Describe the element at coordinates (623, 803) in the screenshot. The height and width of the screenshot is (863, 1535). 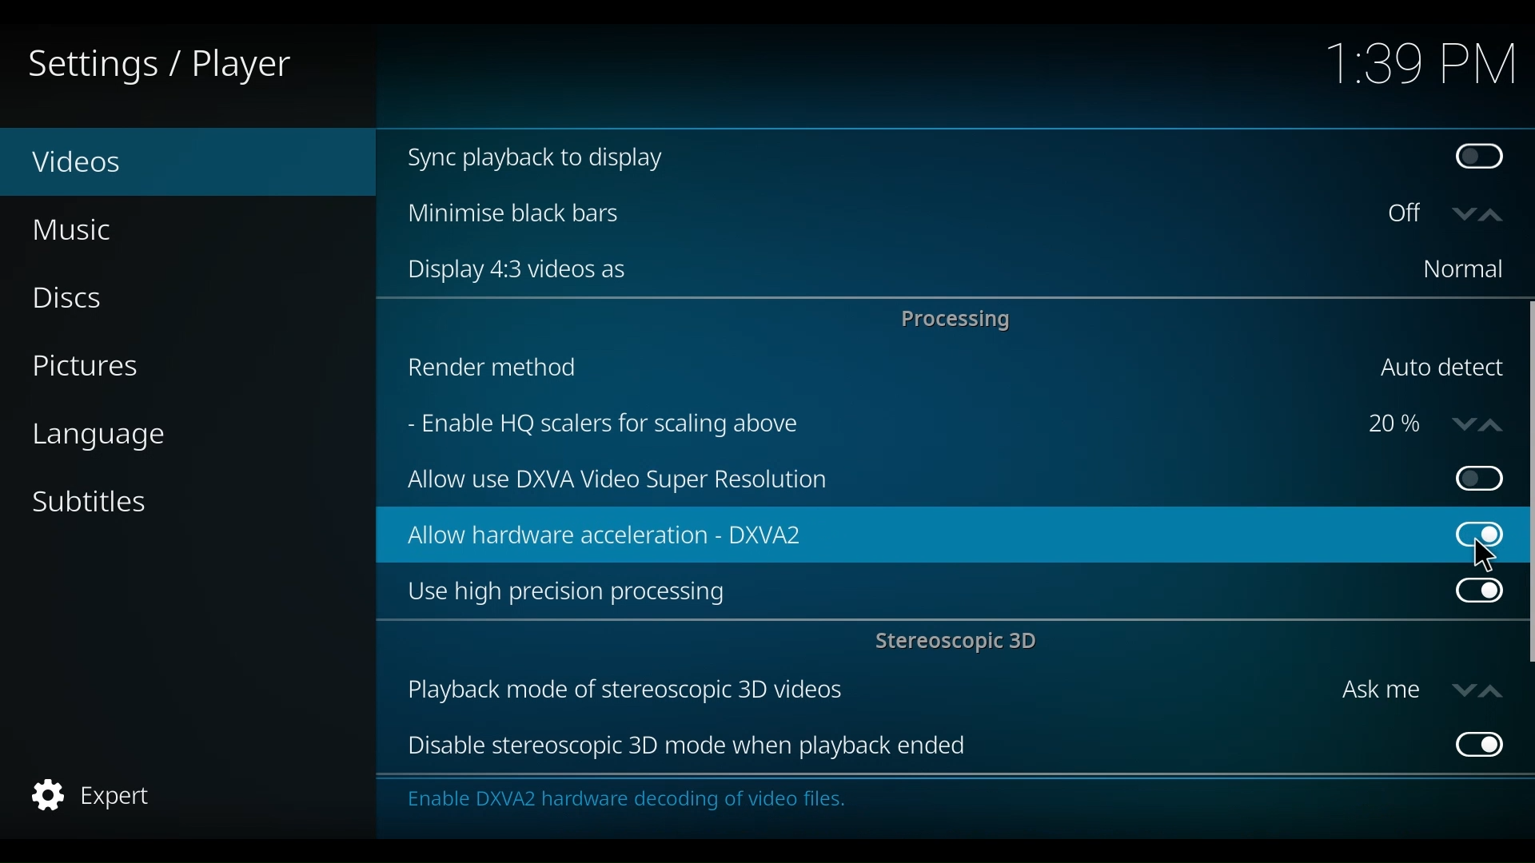
I see `Enable DXVA2 hardware decoding of video files` at that location.